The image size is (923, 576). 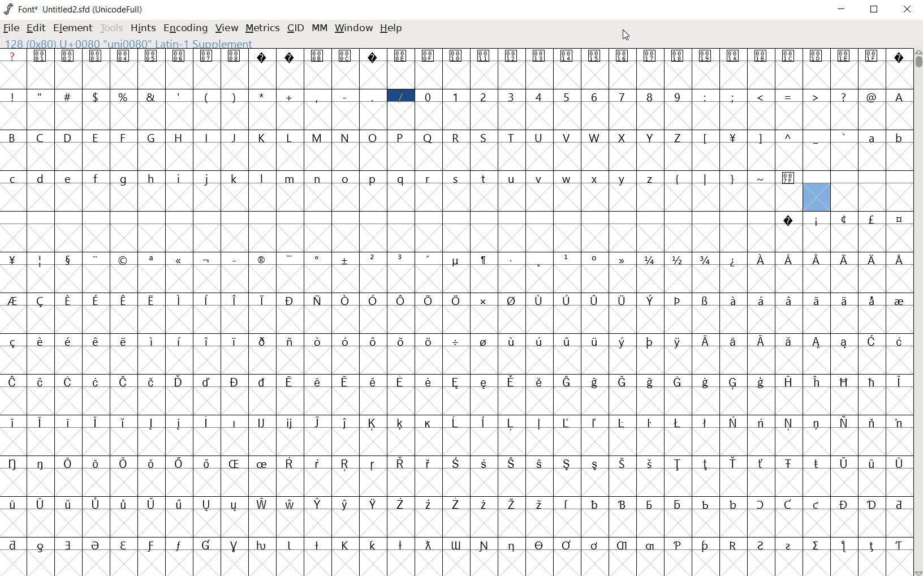 What do you see at coordinates (705, 505) in the screenshot?
I see `glyph` at bounding box center [705, 505].